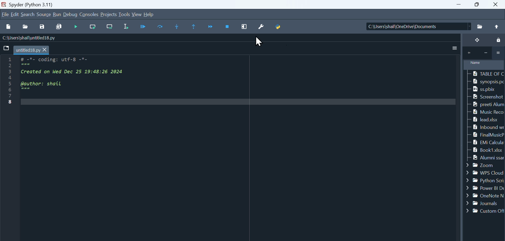 The image size is (505, 241). What do you see at coordinates (497, 41) in the screenshot?
I see `lock` at bounding box center [497, 41].